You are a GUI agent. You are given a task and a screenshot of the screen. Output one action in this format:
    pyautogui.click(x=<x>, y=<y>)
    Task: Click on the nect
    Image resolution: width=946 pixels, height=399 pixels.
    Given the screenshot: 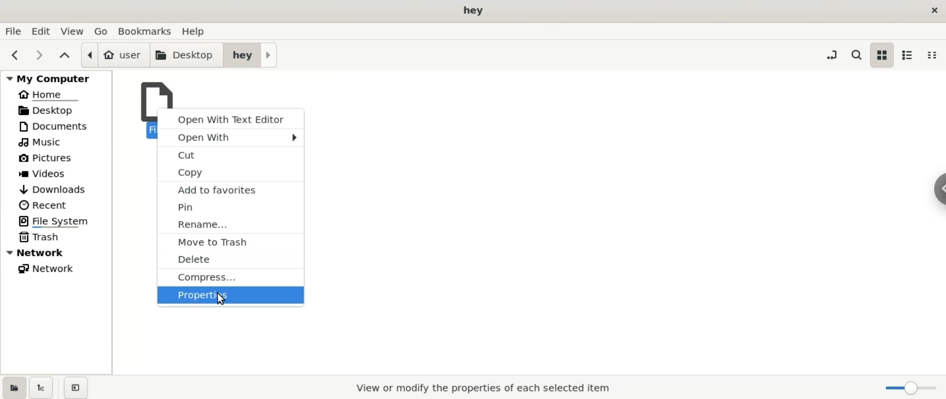 What is the action you would take?
    pyautogui.click(x=40, y=55)
    